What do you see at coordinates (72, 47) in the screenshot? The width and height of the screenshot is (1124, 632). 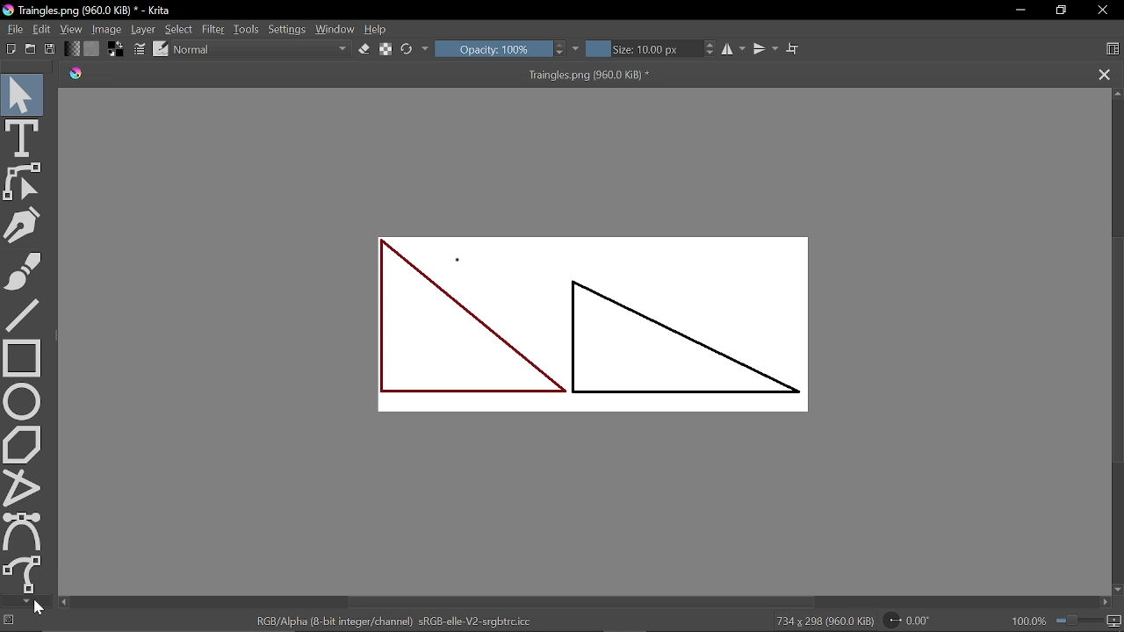 I see `Gradient fill` at bounding box center [72, 47].